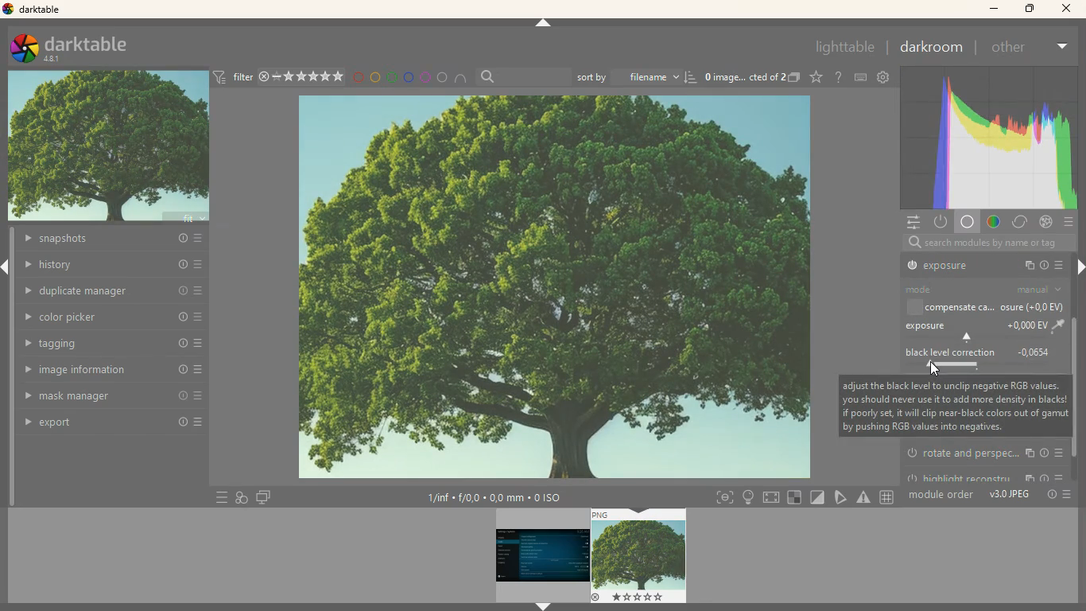 This screenshot has width=1086, height=611. What do you see at coordinates (1041, 290) in the screenshot?
I see `manual` at bounding box center [1041, 290].